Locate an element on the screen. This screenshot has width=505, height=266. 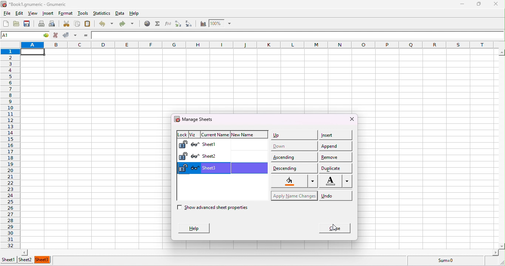
Hide sheet 1 is located at coordinates (195, 145).